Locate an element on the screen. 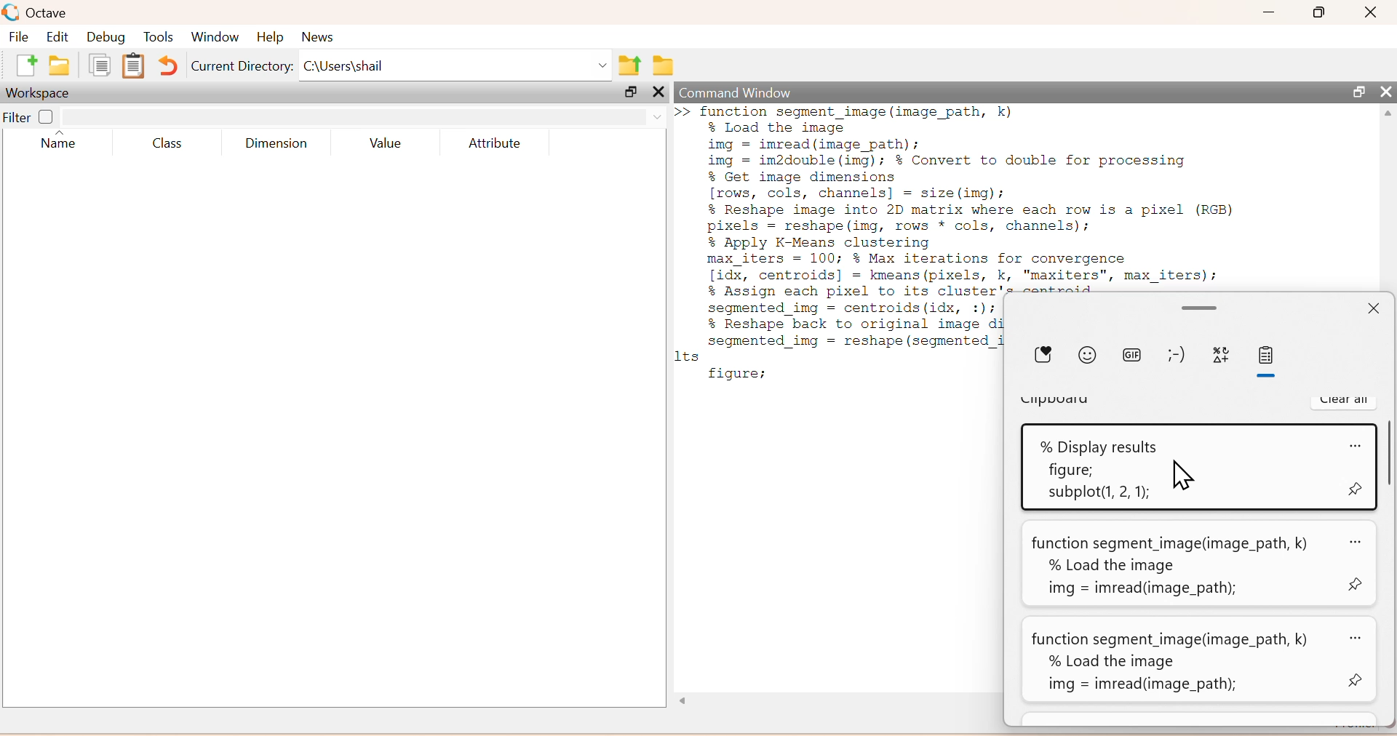 The height and width of the screenshot is (736, 1397). Debug is located at coordinates (105, 39).